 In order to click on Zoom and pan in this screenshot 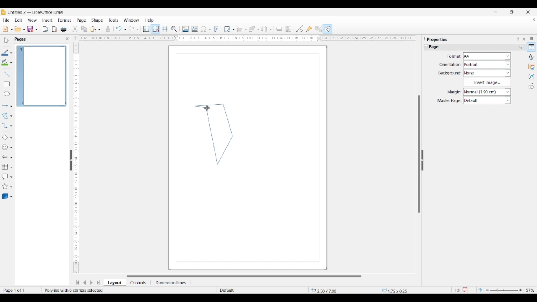, I will do `click(174, 29)`.